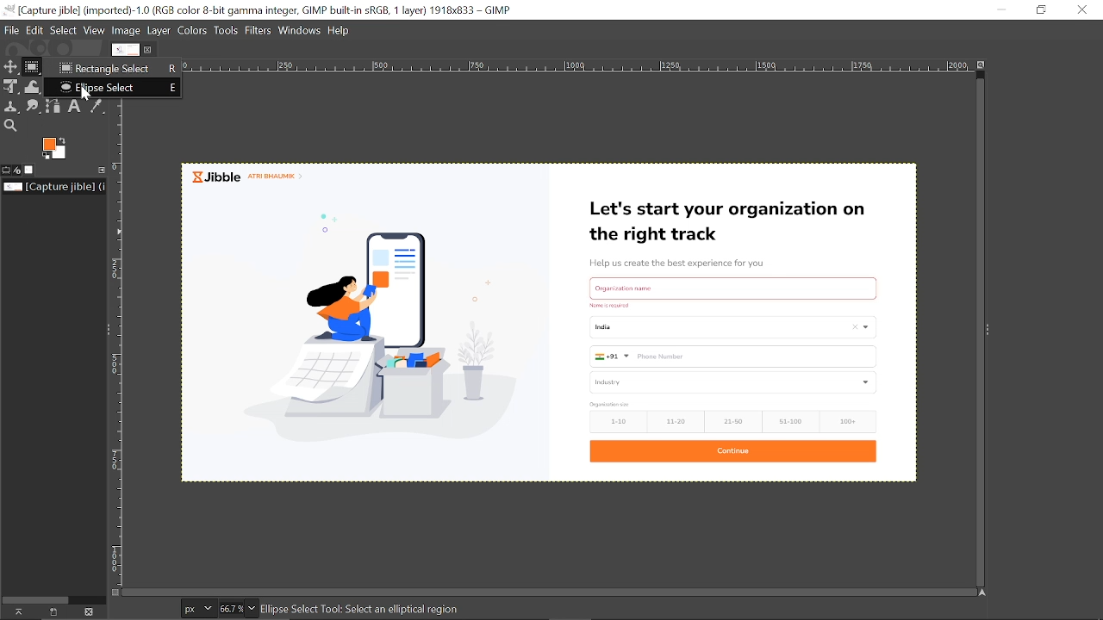 The image size is (1103, 620). I want to click on help, so click(341, 29).